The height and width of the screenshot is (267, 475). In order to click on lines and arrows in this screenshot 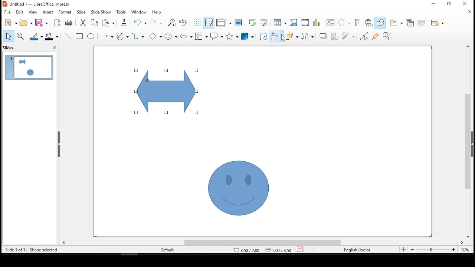, I will do `click(108, 36)`.